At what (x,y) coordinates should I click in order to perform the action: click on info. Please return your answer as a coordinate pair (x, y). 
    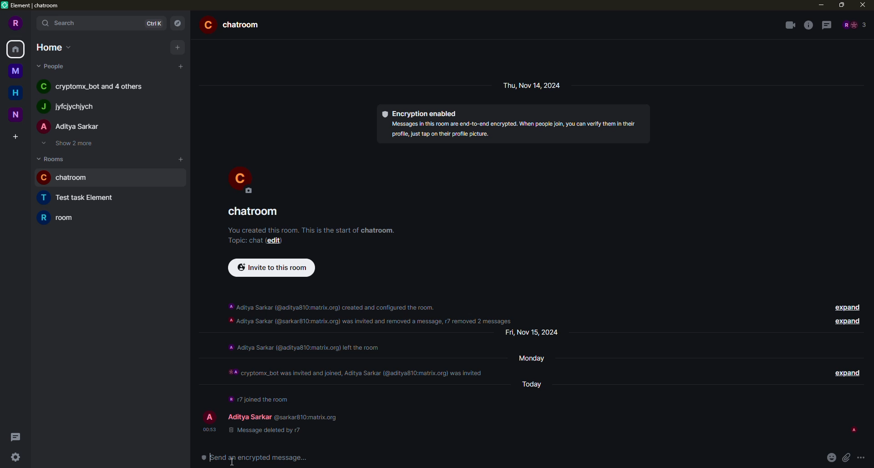
    Looking at the image, I should click on (312, 229).